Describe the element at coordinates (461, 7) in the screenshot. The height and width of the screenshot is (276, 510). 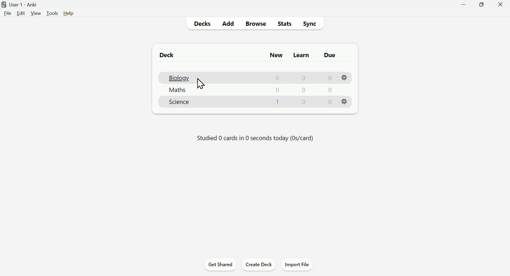
I see `Minimize` at that location.